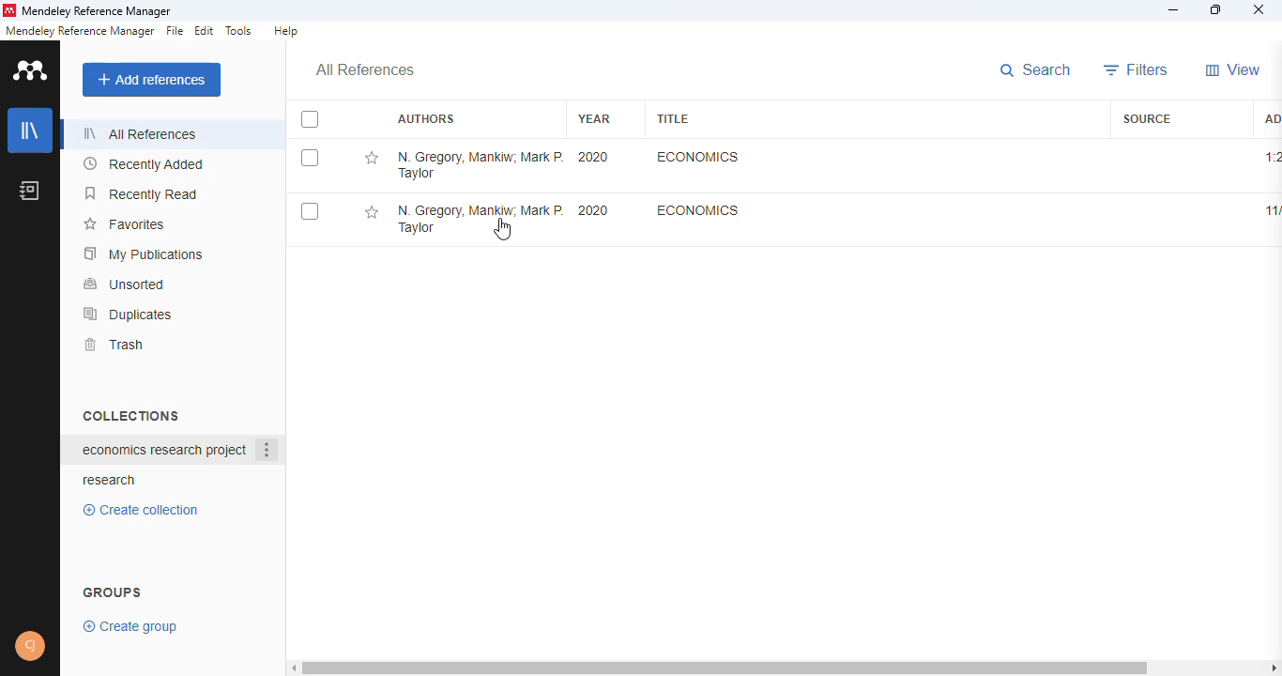 Image resolution: width=1282 pixels, height=676 pixels. I want to click on N. Gregory Mankiw, Mark P. Taylor, so click(479, 221).